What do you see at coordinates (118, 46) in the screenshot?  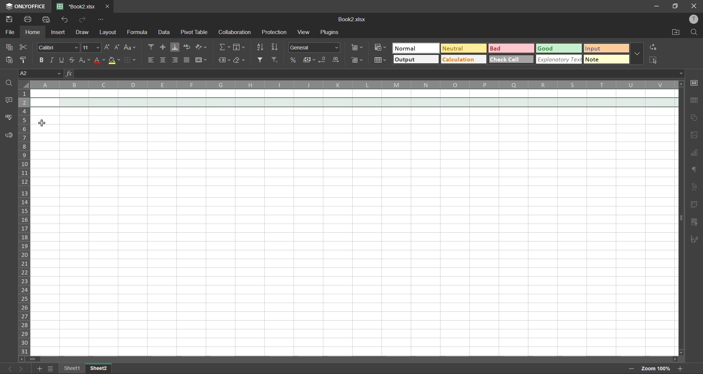 I see `decrement size` at bounding box center [118, 46].